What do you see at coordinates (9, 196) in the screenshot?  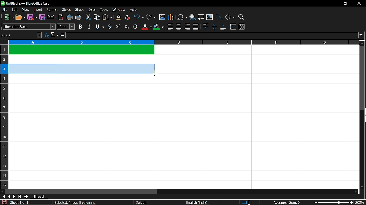 I see `previous sheet` at bounding box center [9, 196].